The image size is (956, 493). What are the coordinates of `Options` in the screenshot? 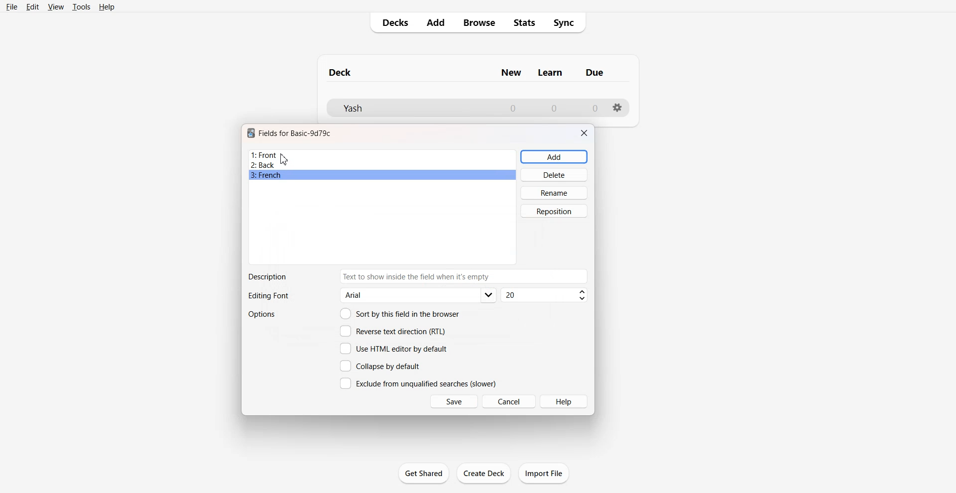 It's located at (263, 314).